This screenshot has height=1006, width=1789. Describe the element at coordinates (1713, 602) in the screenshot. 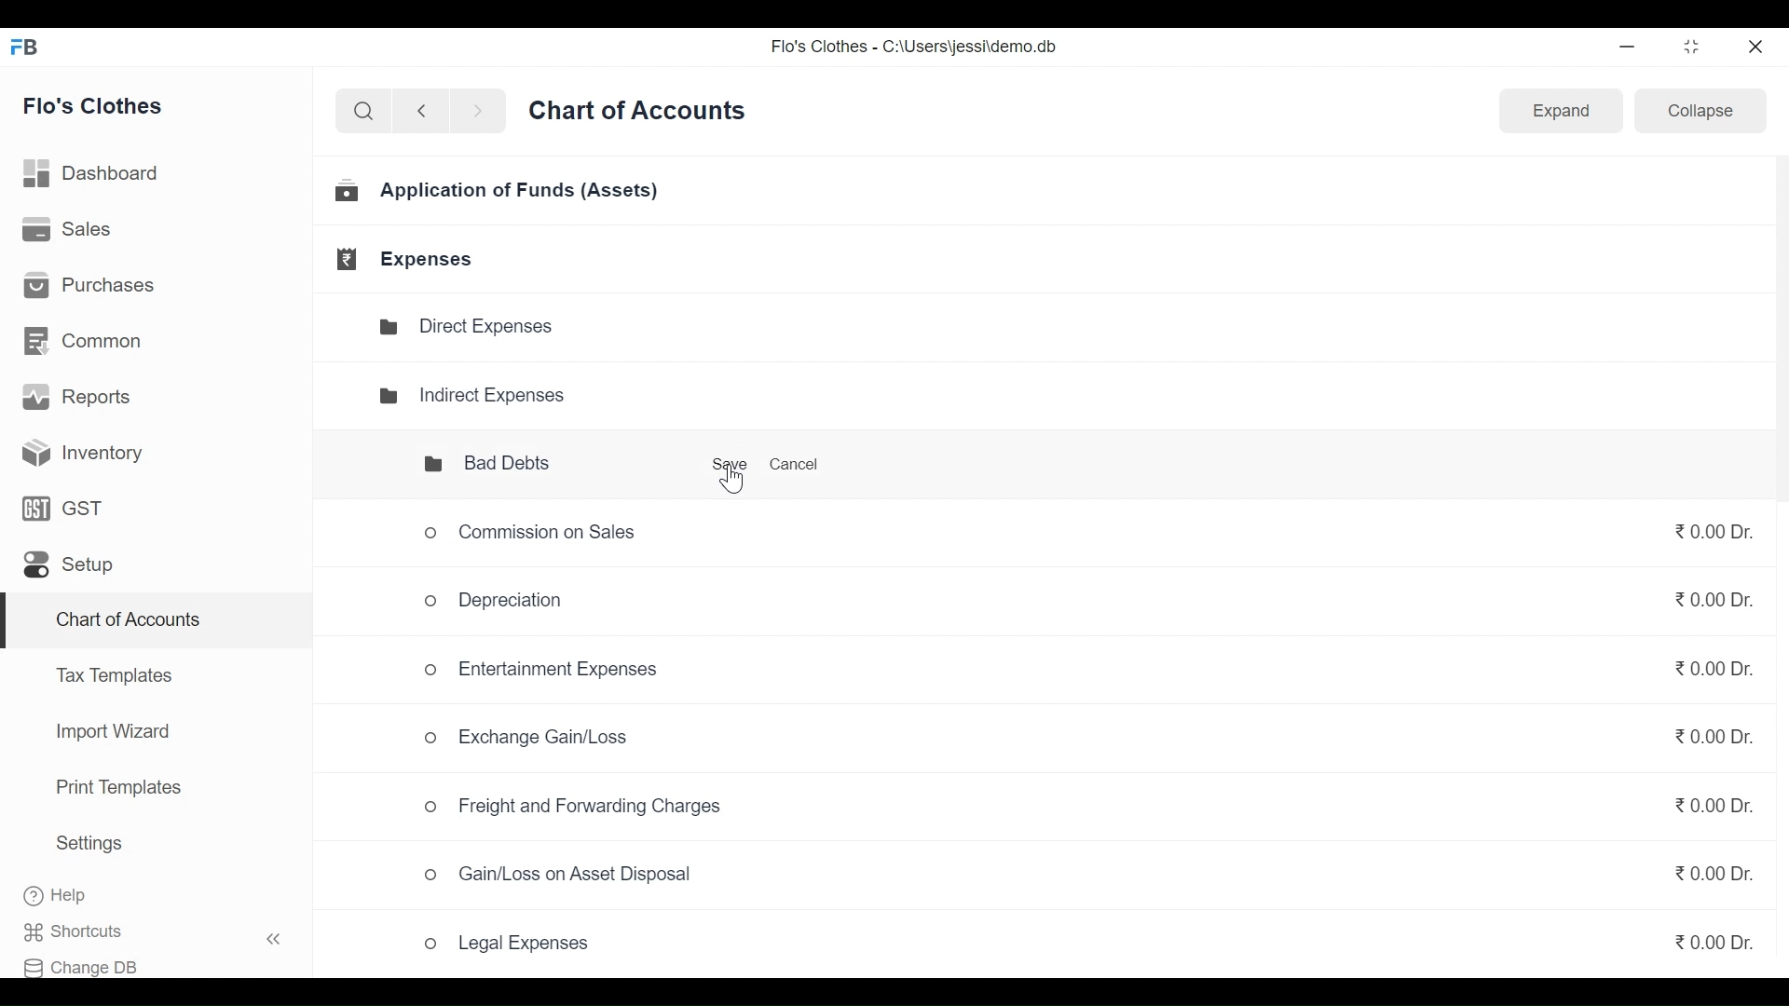

I see `₹0.00 Dr.` at that location.